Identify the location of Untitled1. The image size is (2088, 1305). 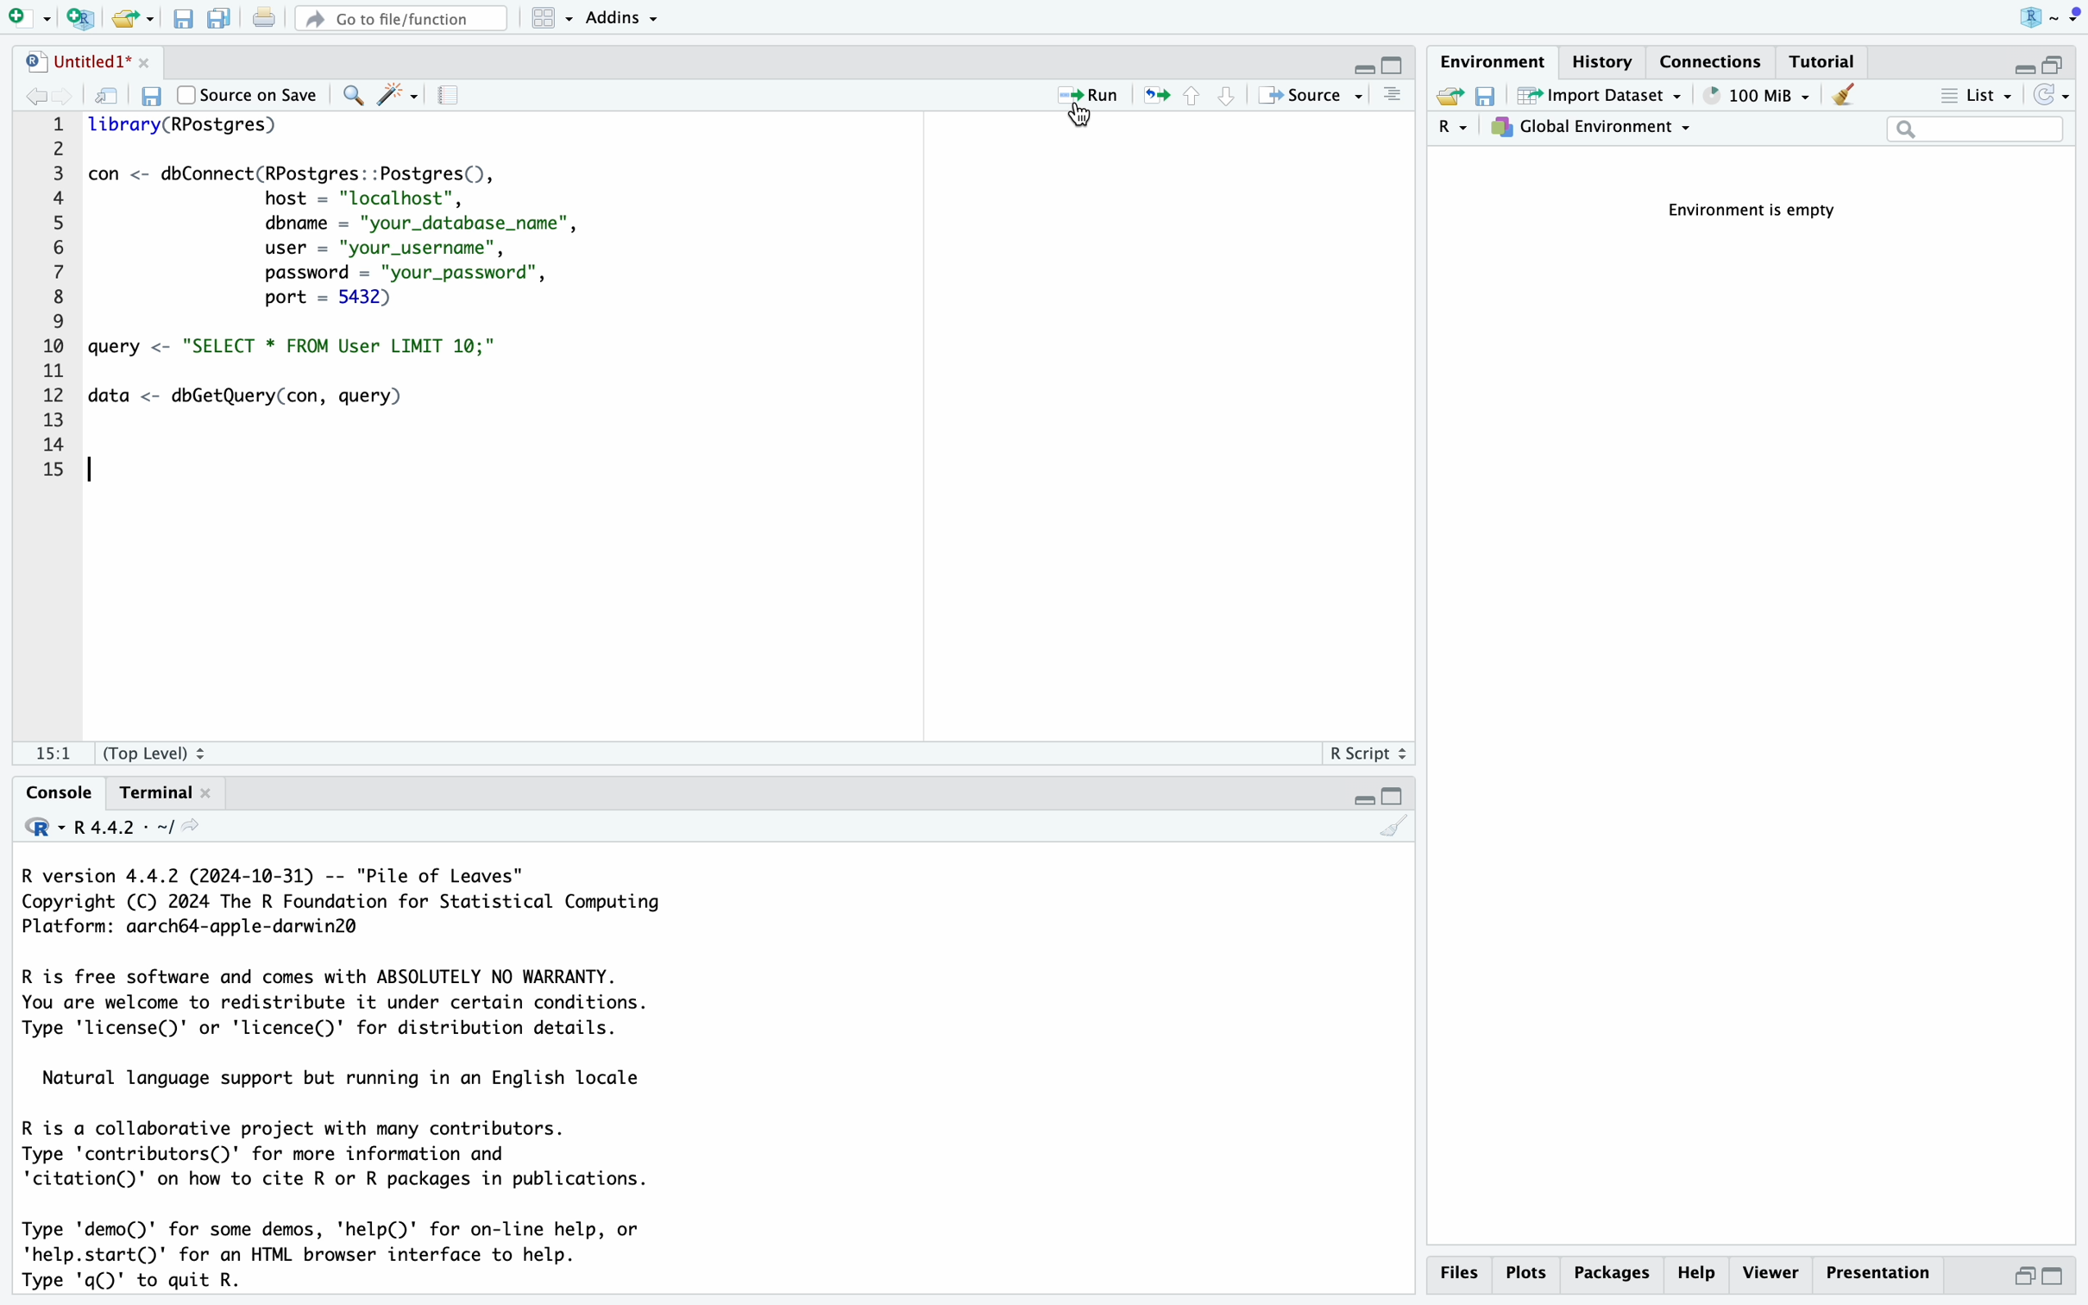
(61, 59).